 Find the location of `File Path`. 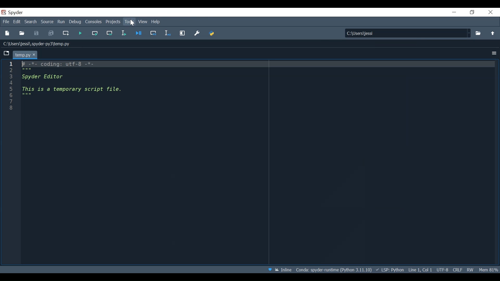

File Path is located at coordinates (38, 44).